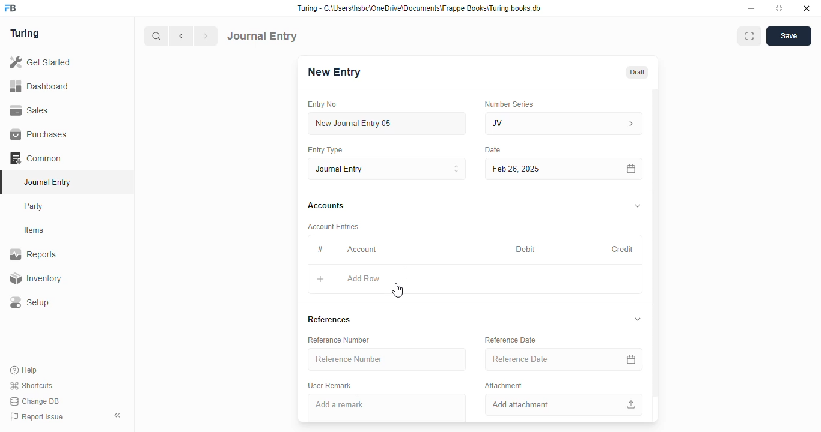 The width and height of the screenshot is (821, 432). I want to click on credit, so click(623, 249).